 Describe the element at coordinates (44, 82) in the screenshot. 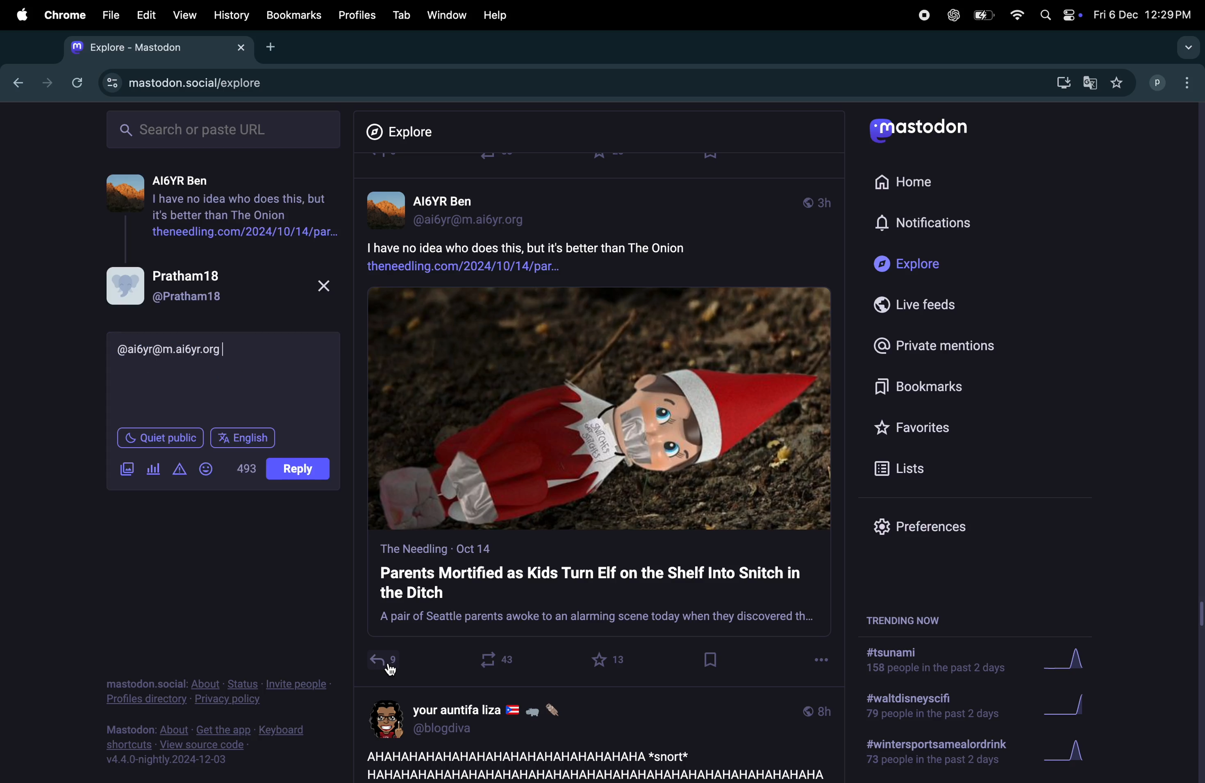

I see `forward` at that location.